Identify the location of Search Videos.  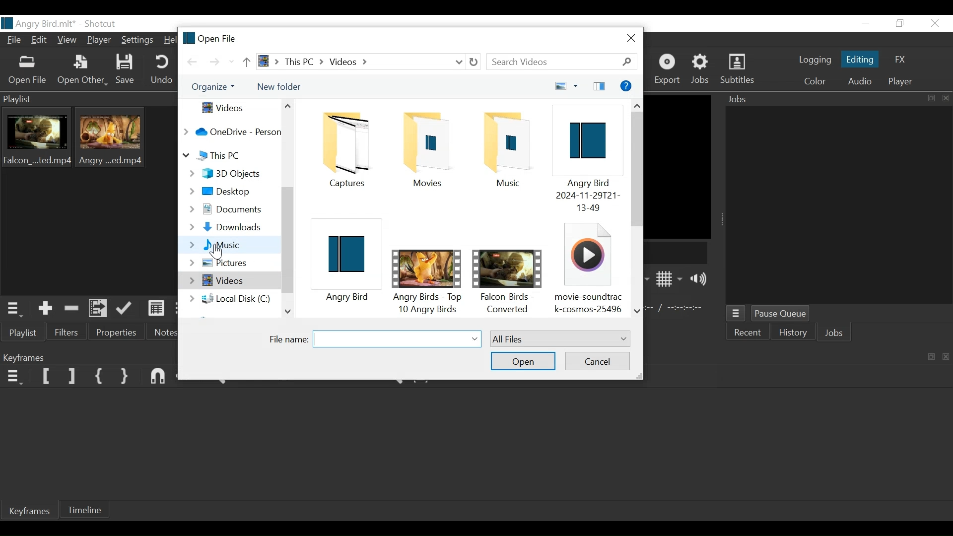
(562, 62).